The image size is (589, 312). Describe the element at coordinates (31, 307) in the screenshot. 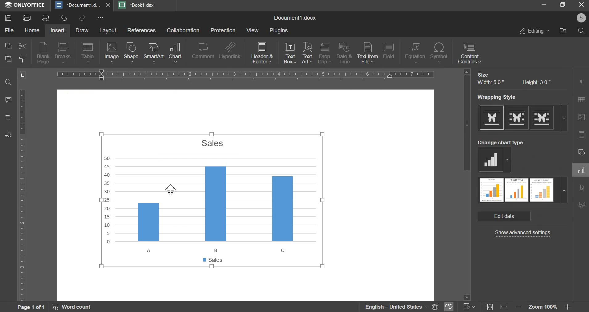

I see `Page 1 of 1` at that location.